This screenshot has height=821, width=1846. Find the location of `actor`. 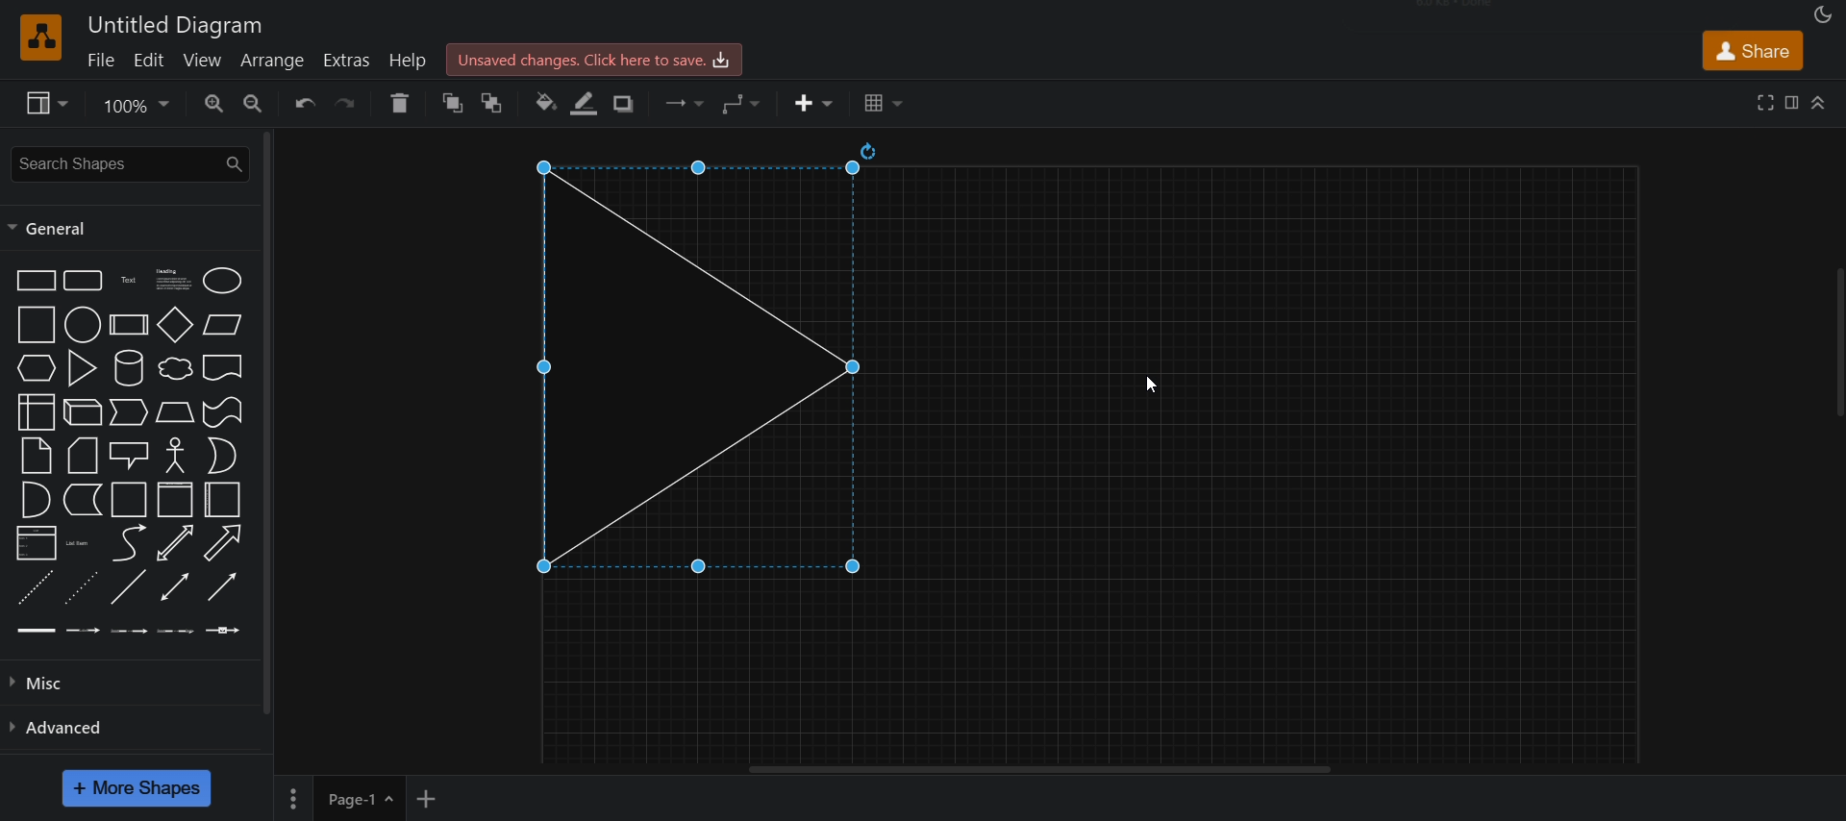

actor is located at coordinates (176, 454).